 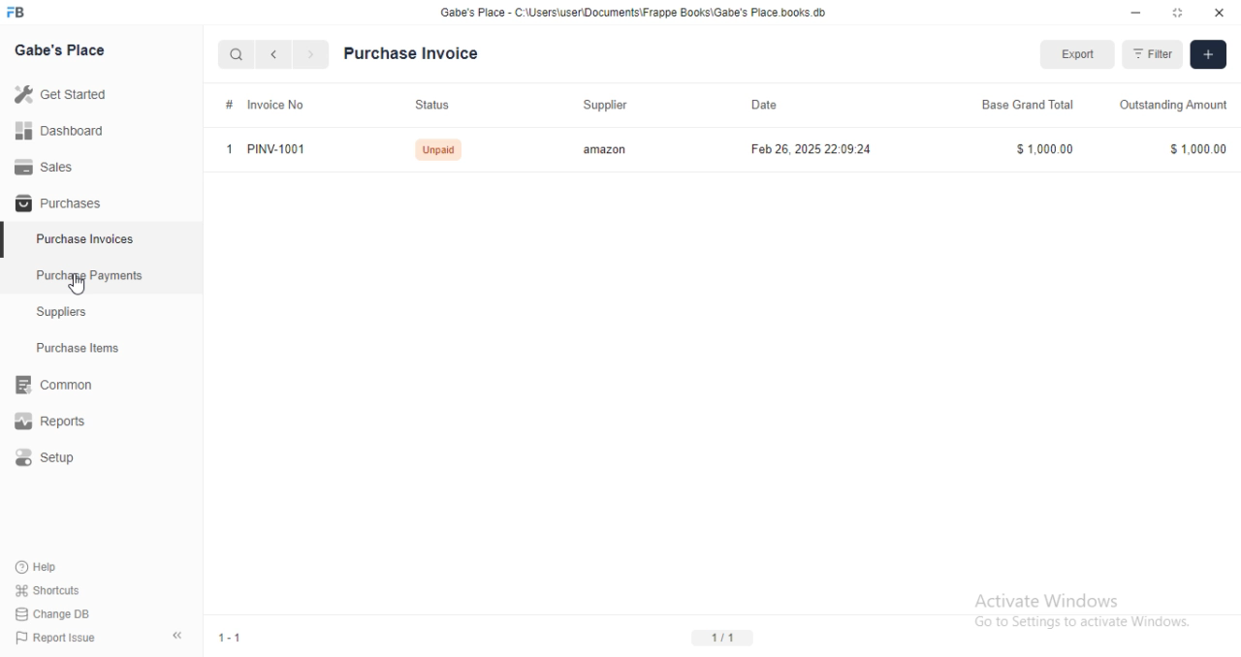 I want to click on Gabe's Place, so click(x=64, y=51).